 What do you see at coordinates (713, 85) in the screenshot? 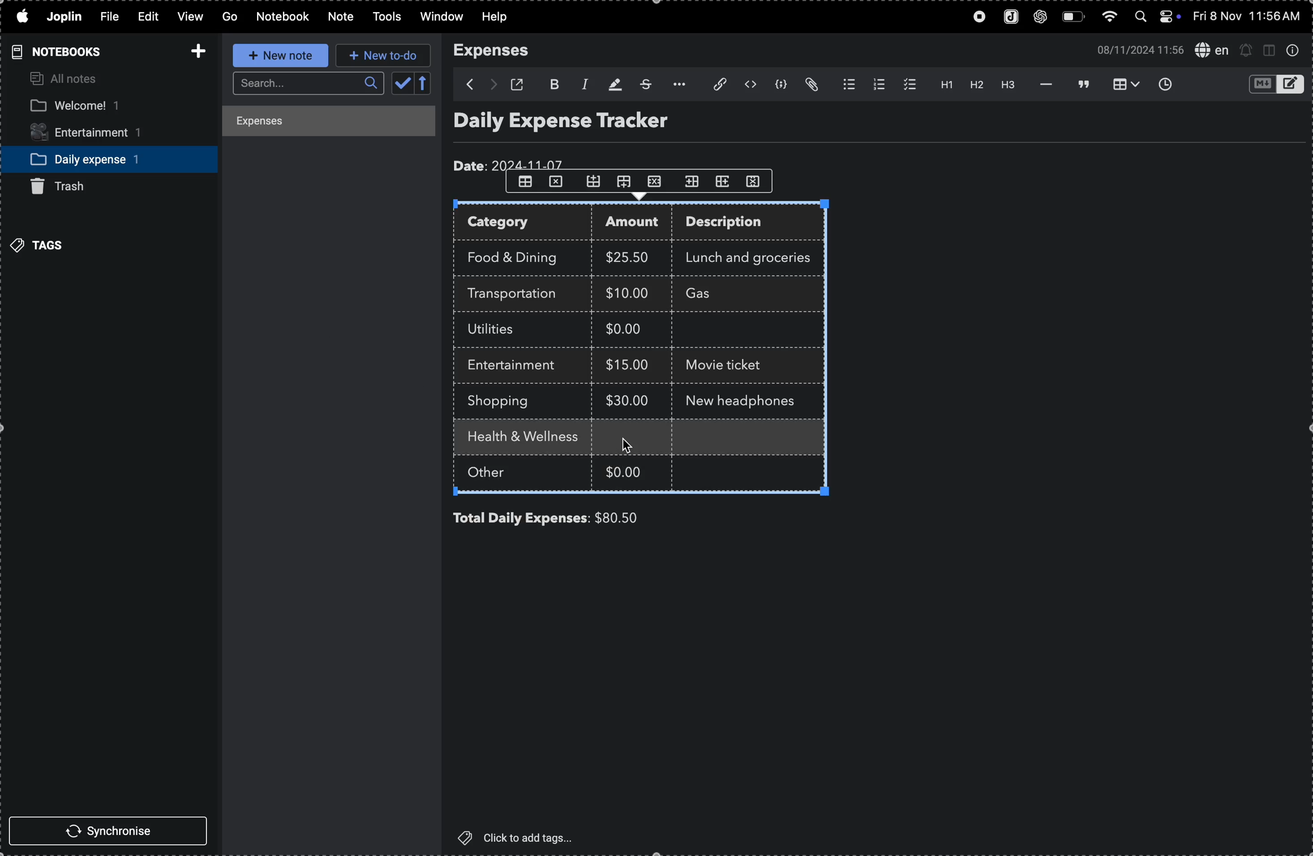
I see `attach file` at bounding box center [713, 85].